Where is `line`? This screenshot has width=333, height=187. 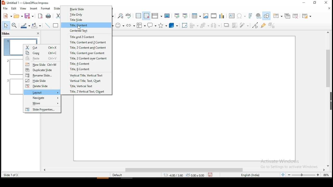 line is located at coordinates (48, 26).